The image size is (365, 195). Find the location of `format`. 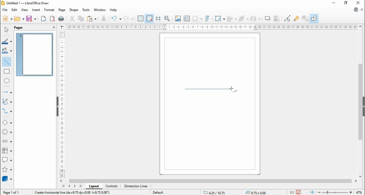

format is located at coordinates (50, 10).